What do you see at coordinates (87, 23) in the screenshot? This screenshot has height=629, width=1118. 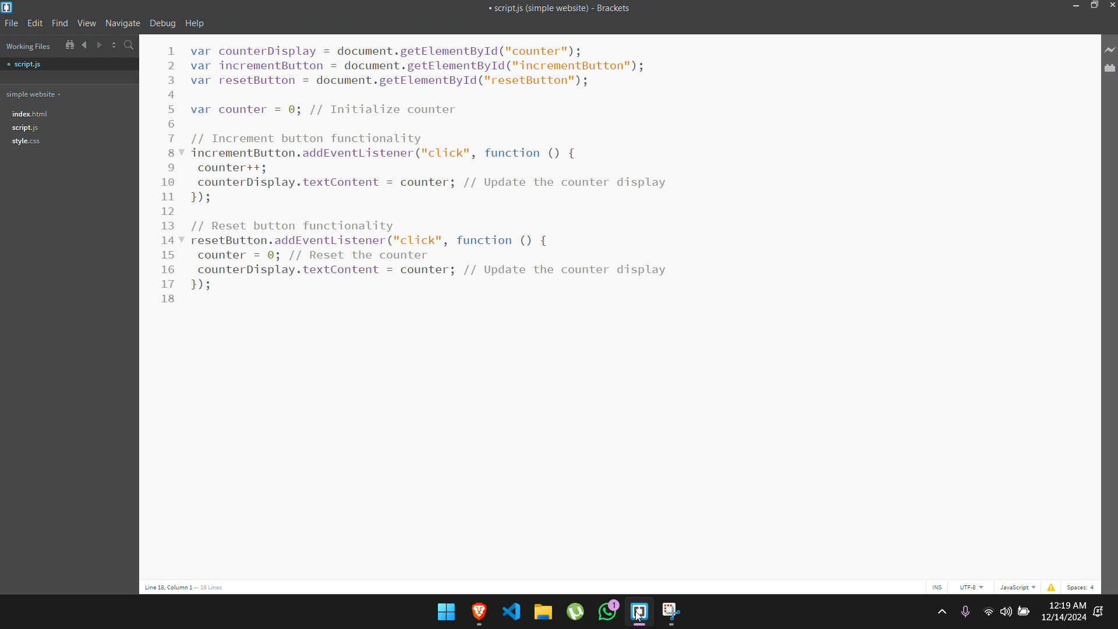 I see `view` at bounding box center [87, 23].